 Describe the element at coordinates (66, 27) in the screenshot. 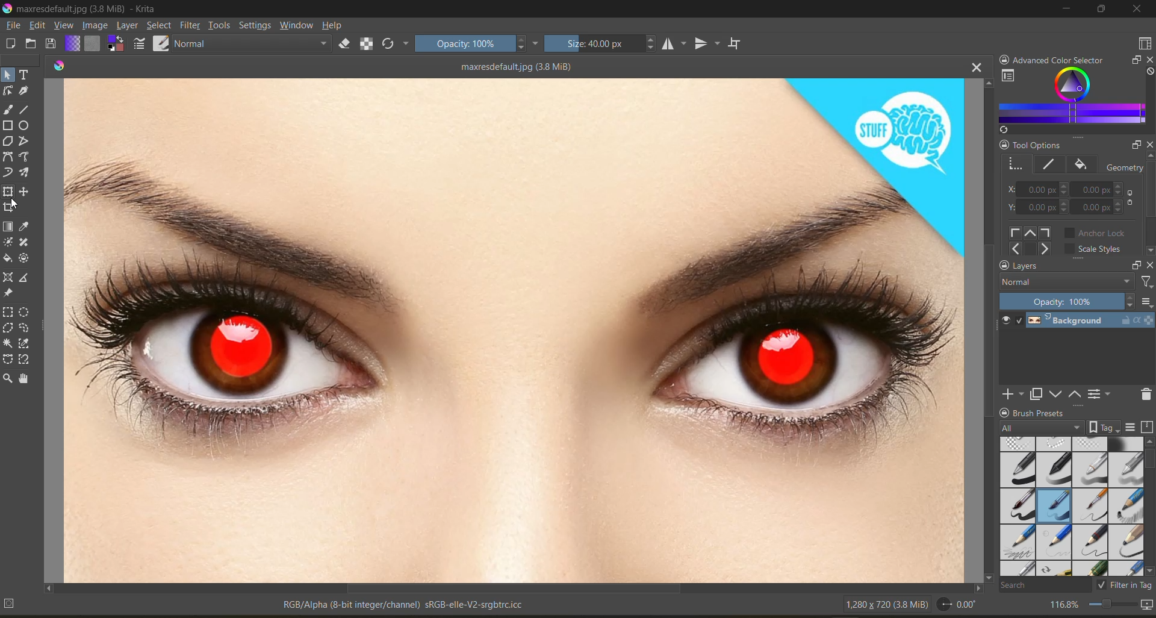

I see `view` at that location.